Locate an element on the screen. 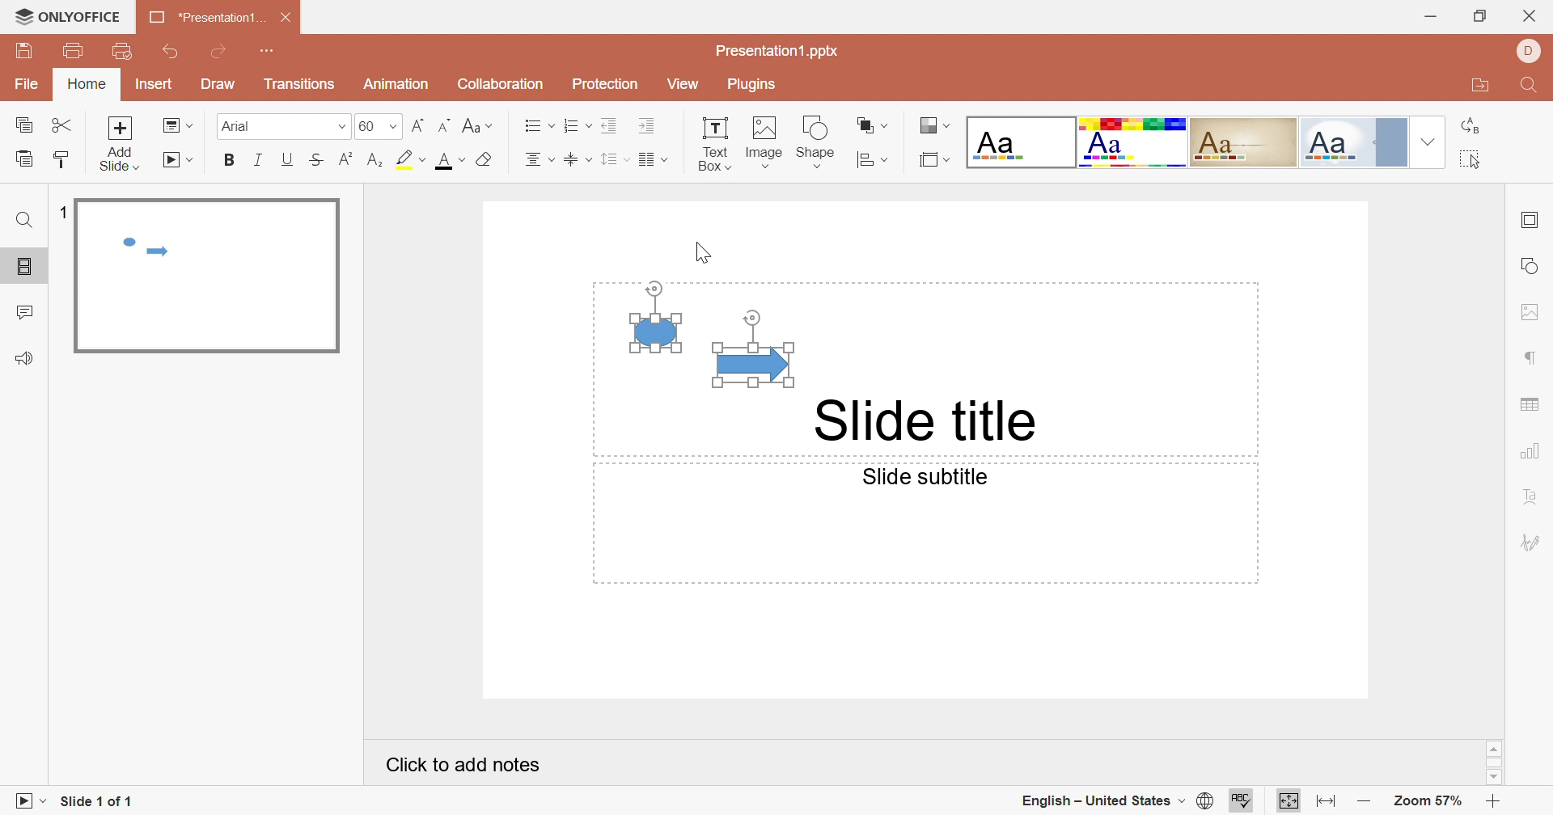 The height and width of the screenshot is (815, 1553). Blank is located at coordinates (1022, 143).